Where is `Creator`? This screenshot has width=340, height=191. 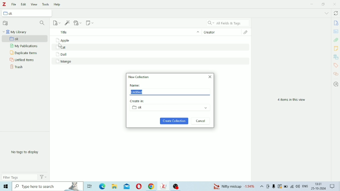
Creator is located at coordinates (222, 31).